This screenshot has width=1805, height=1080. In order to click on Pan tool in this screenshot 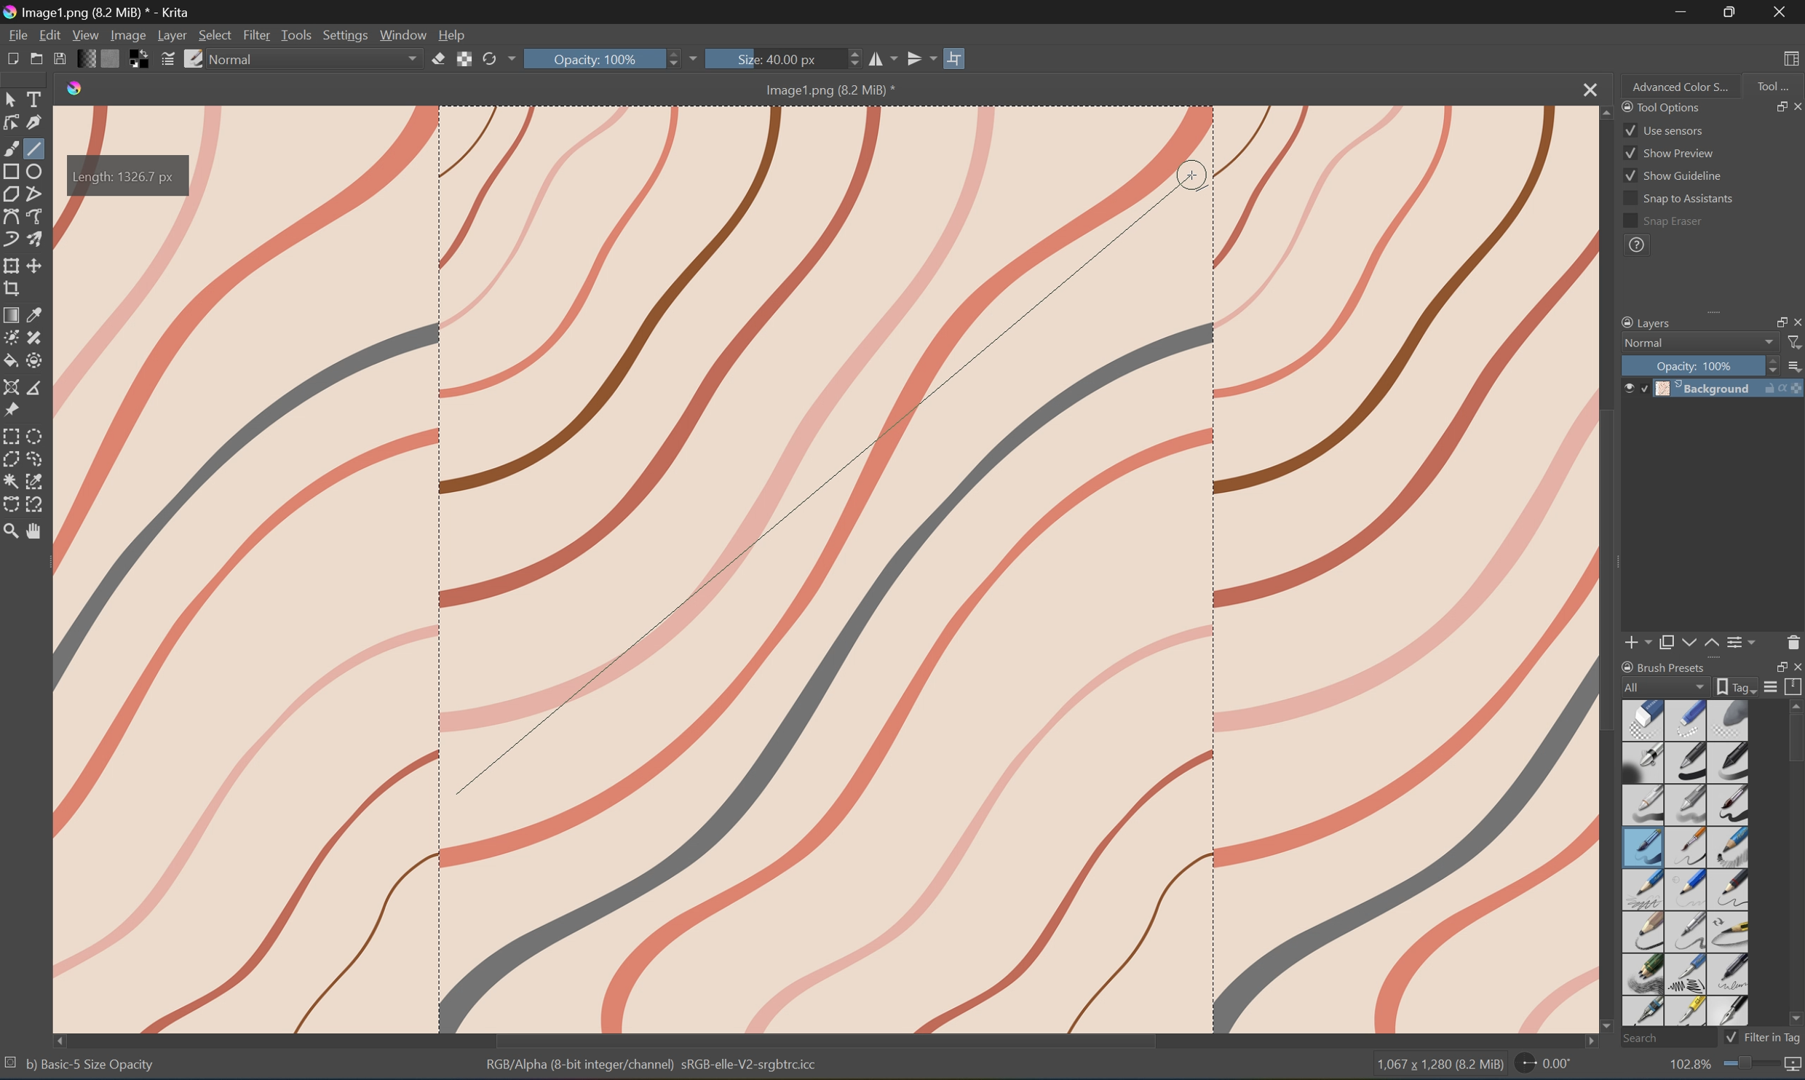, I will do `click(36, 534)`.